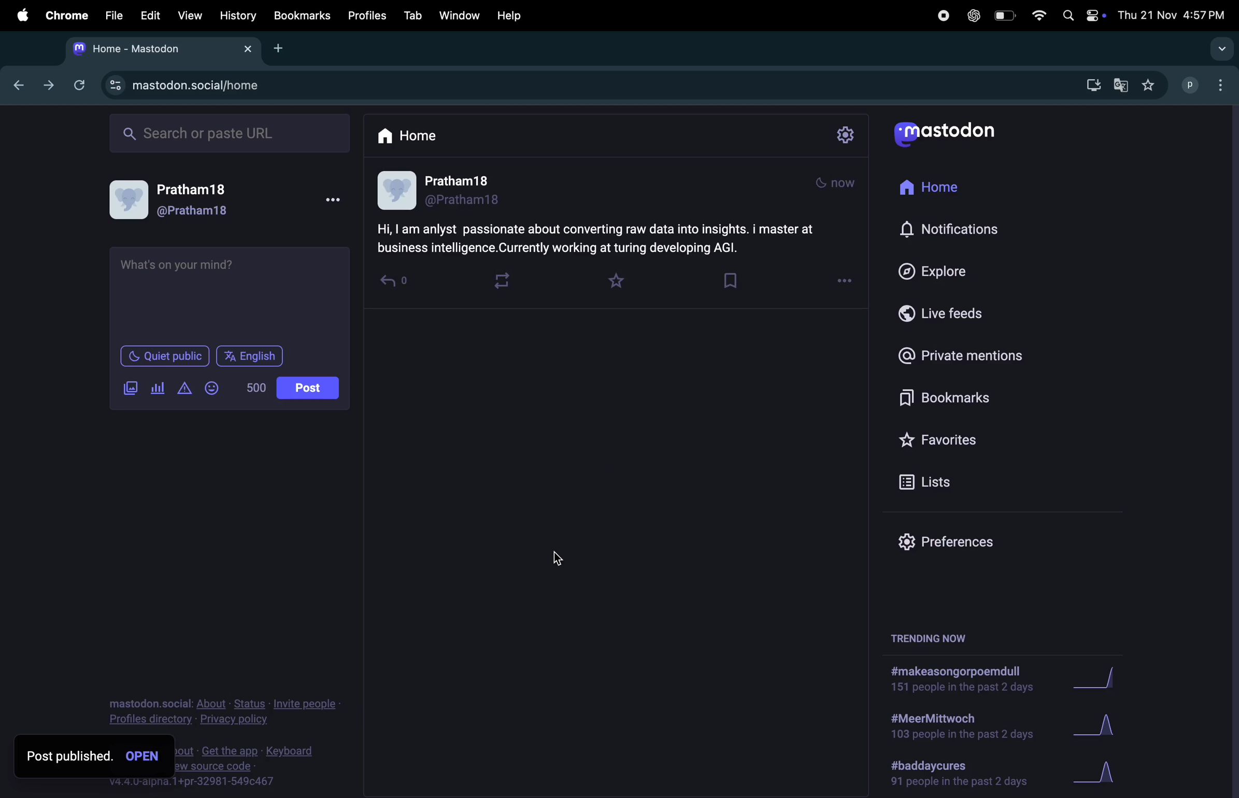 The image size is (1239, 798). Describe the element at coordinates (253, 356) in the screenshot. I see `language` at that location.